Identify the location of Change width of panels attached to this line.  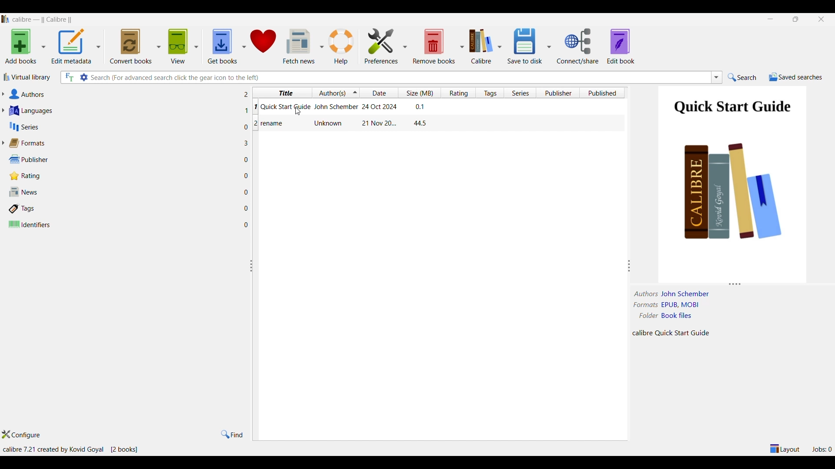
(629, 250).